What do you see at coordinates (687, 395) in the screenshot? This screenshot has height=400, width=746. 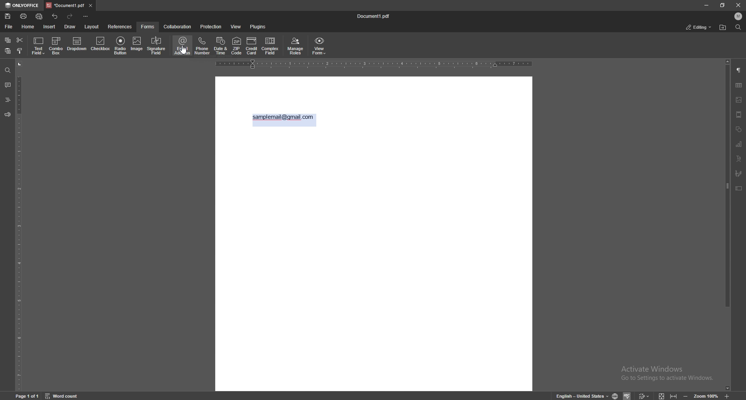 I see `zoom out` at bounding box center [687, 395].